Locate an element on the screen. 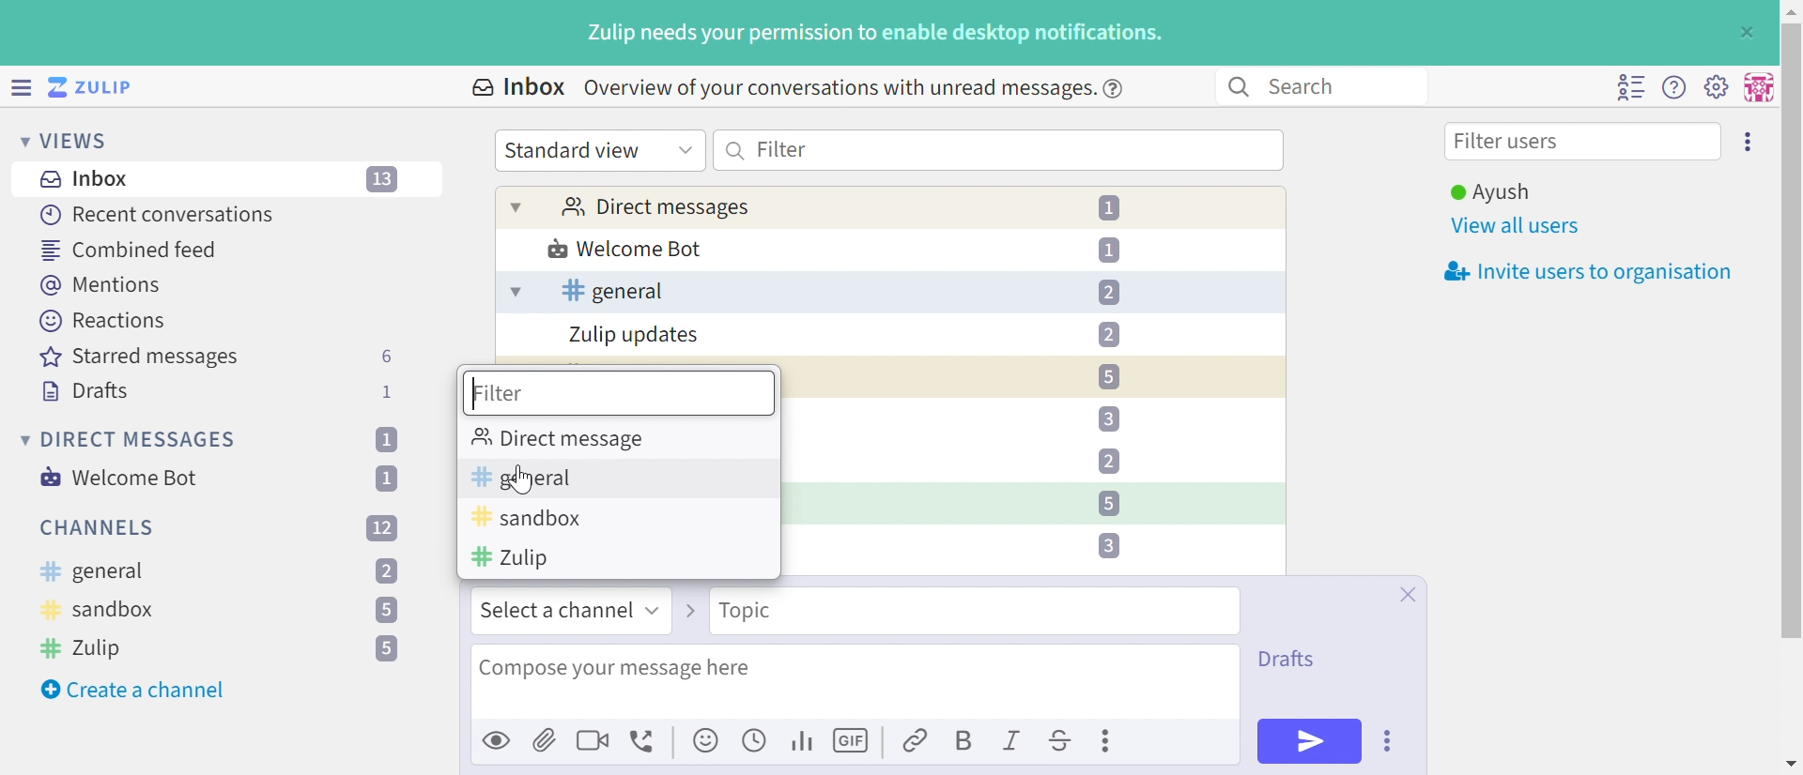 This screenshot has width=1803, height=775. move up is located at coordinates (1790, 9).